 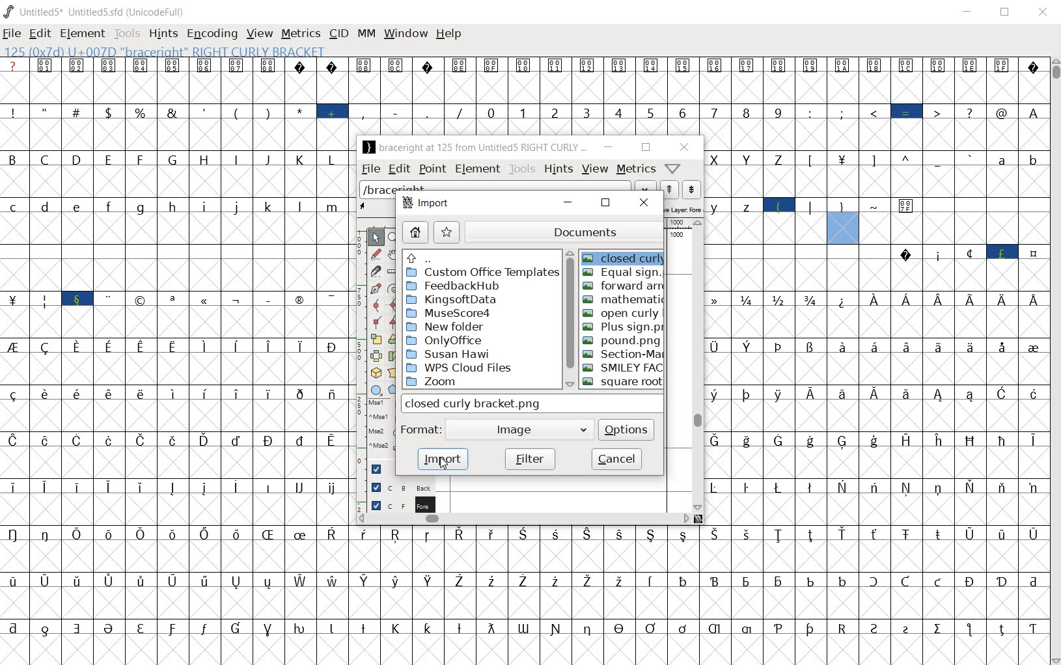 What do you see at coordinates (668, 189) in the screenshot?
I see `show the next word on the list` at bounding box center [668, 189].